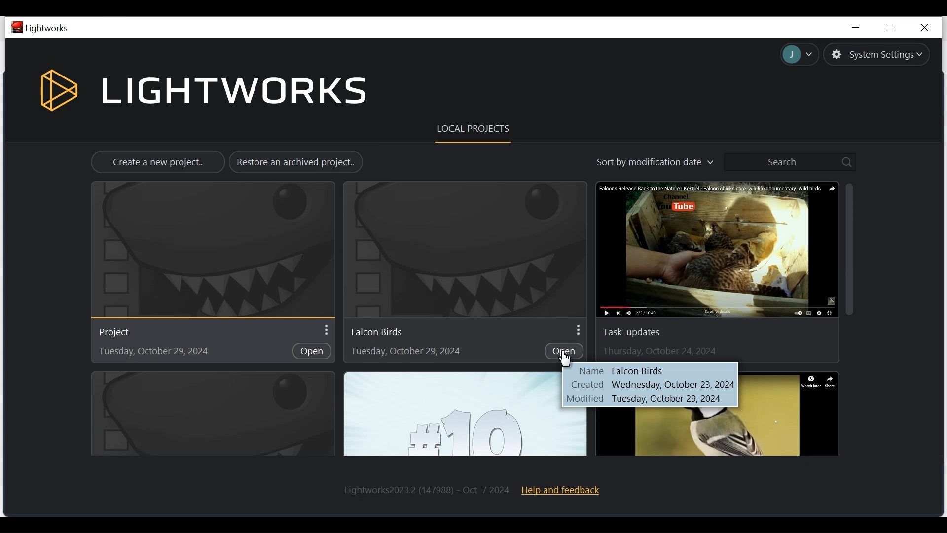 Image resolution: width=947 pixels, height=533 pixels. I want to click on Cursor, so click(564, 359).